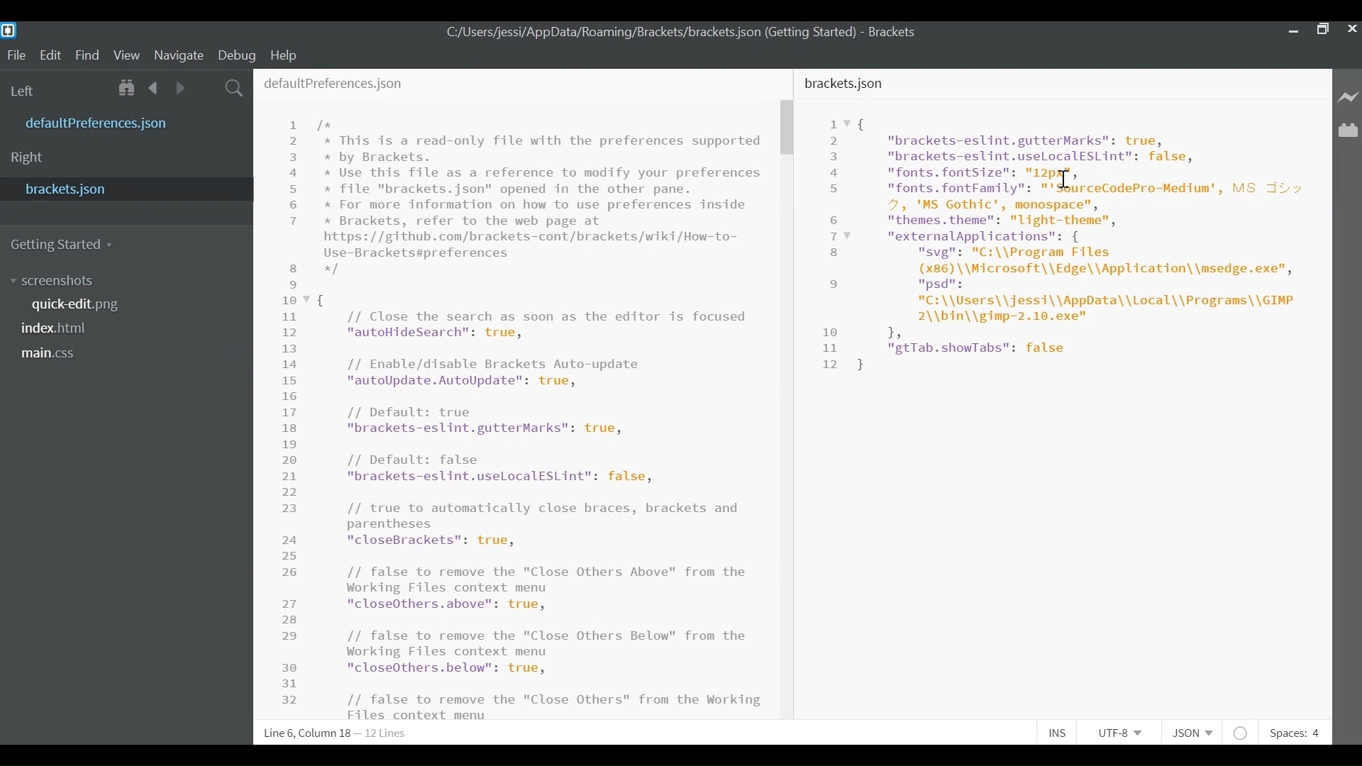 The width and height of the screenshot is (1362, 766). What do you see at coordinates (334, 734) in the screenshot?
I see `Line 6, Column 18 - 12 Lines` at bounding box center [334, 734].